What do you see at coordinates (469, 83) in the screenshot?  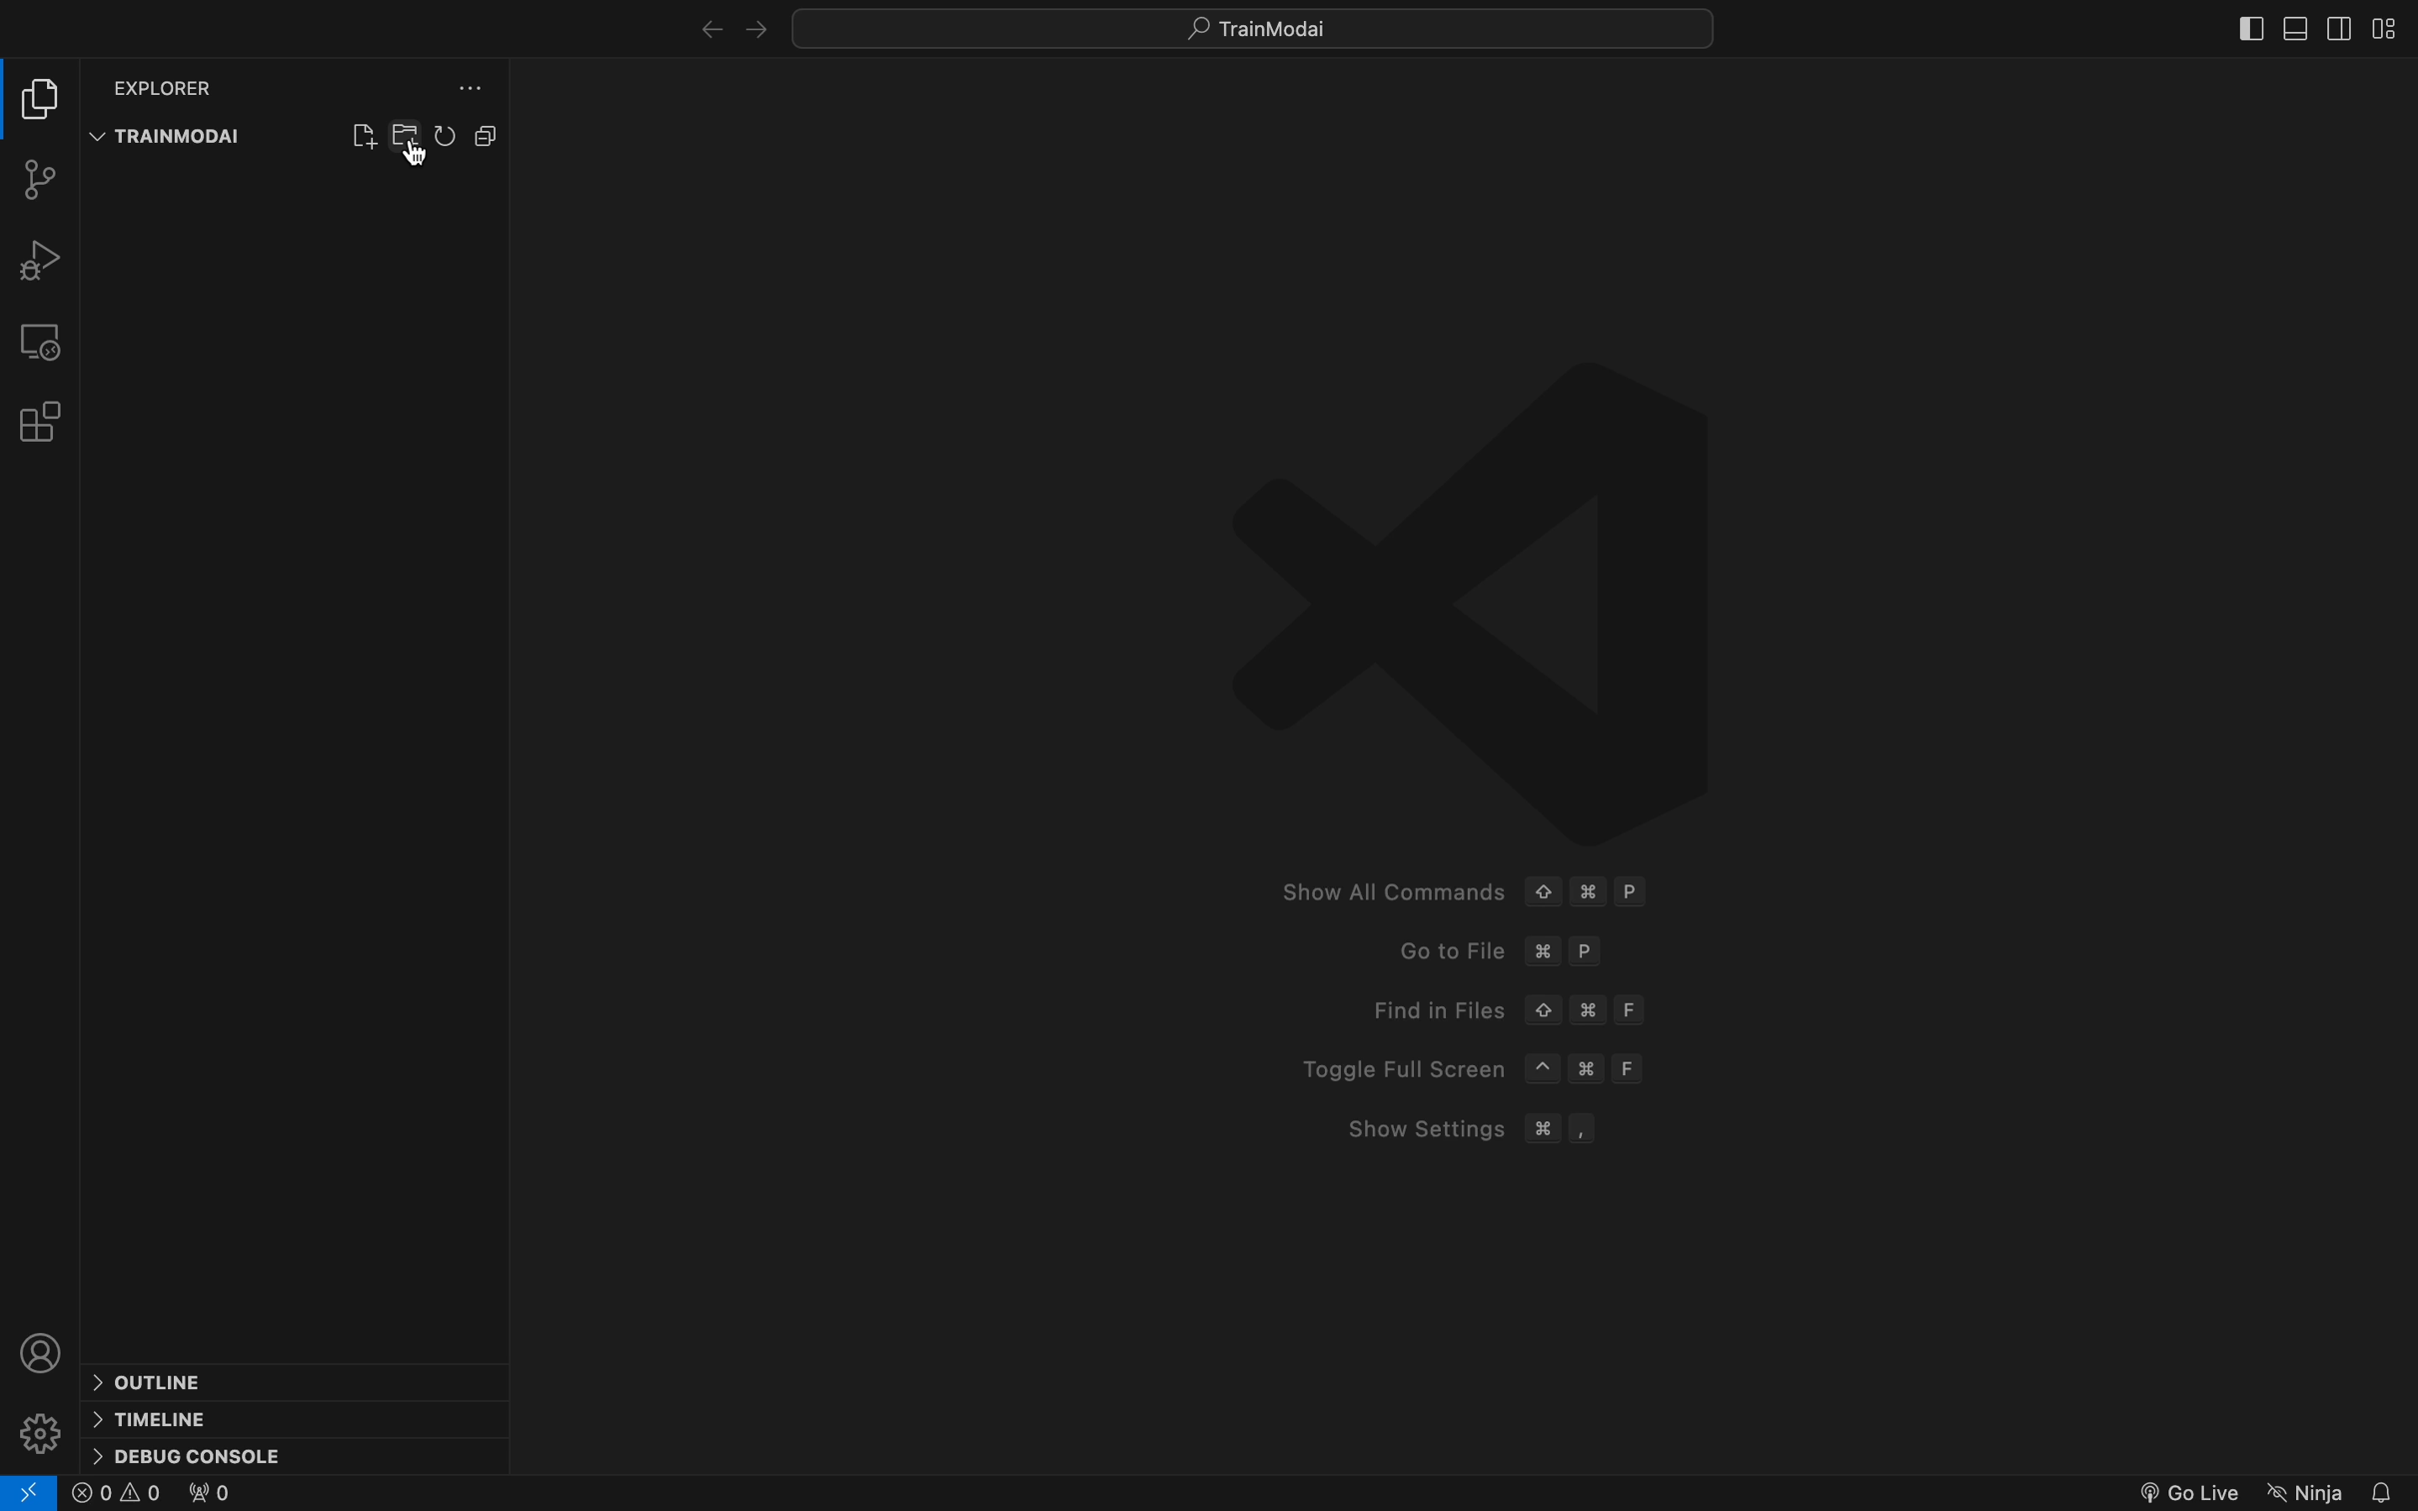 I see `explore settings` at bounding box center [469, 83].